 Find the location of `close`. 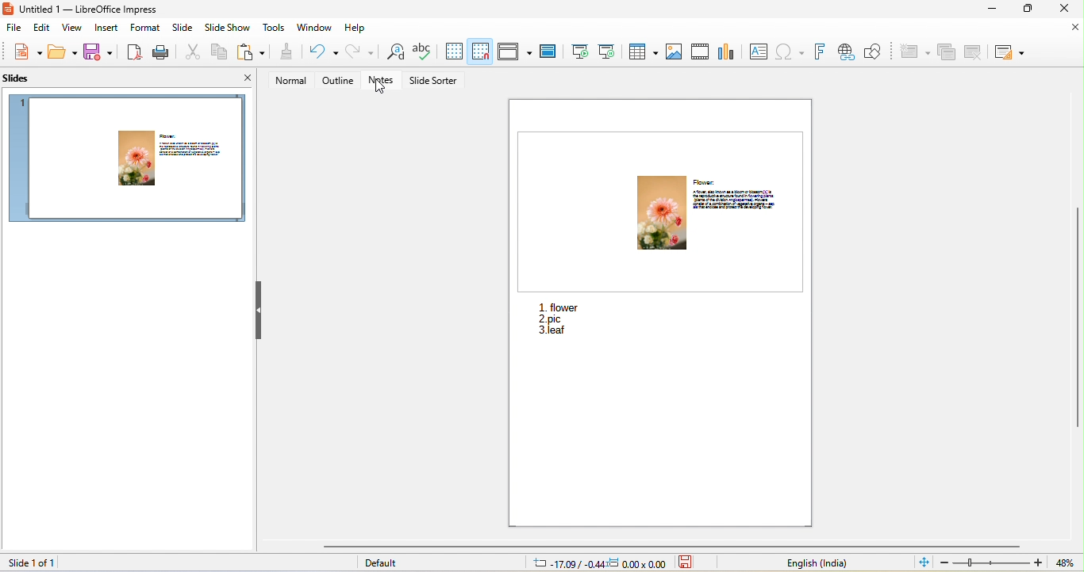

close is located at coordinates (1068, 9).